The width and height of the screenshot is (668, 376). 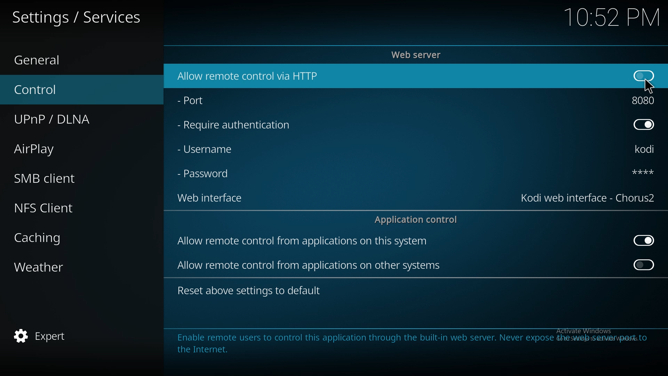 I want to click on services, so click(x=77, y=16).